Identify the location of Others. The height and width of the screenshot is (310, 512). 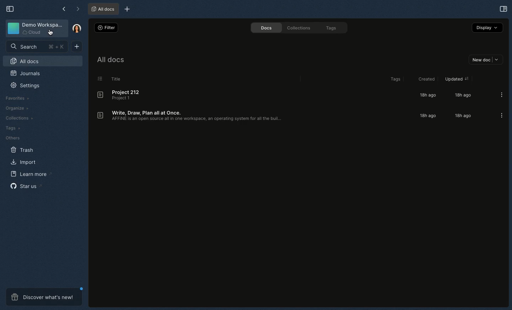
(12, 138).